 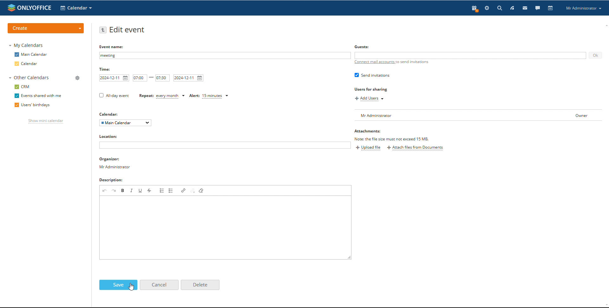 I want to click on logo, so click(x=29, y=8).